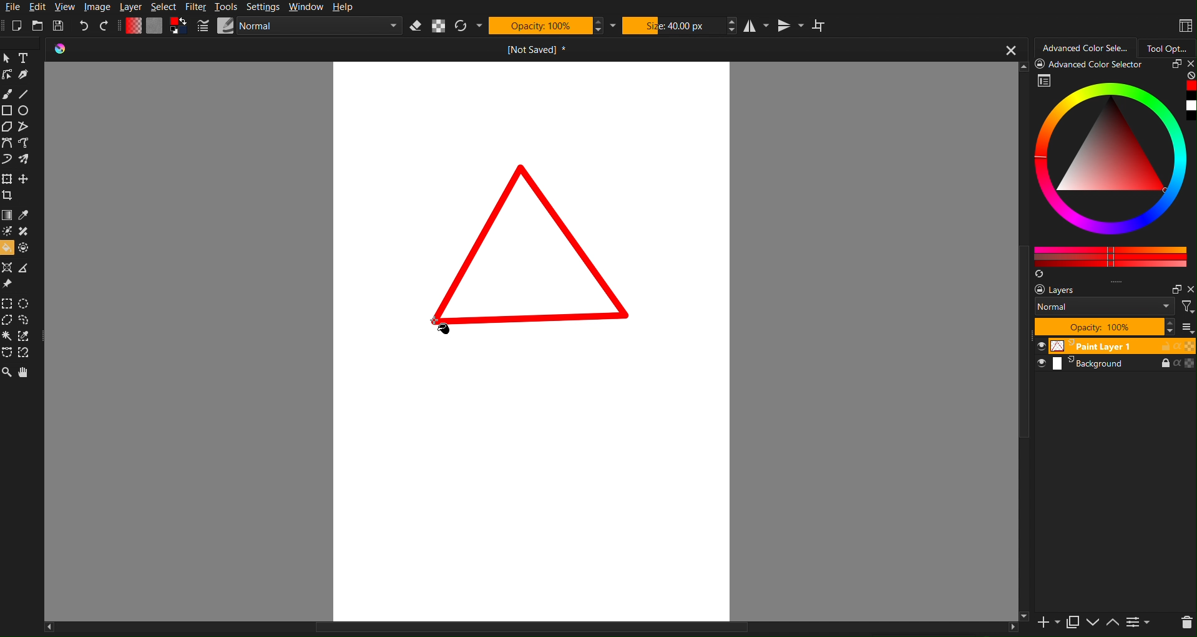 This screenshot has height=637, width=1197. What do you see at coordinates (1185, 26) in the screenshot?
I see `Workspaces` at bounding box center [1185, 26].